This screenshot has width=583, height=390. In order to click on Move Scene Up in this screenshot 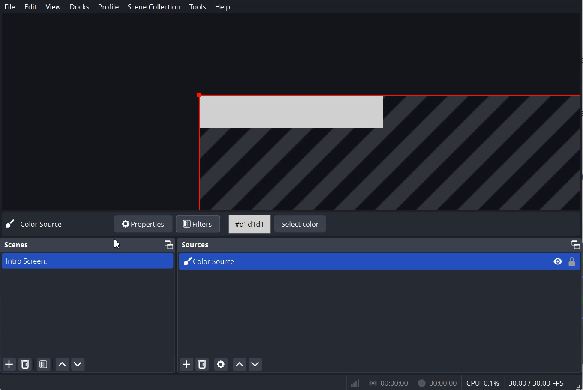, I will do `click(61, 365)`.